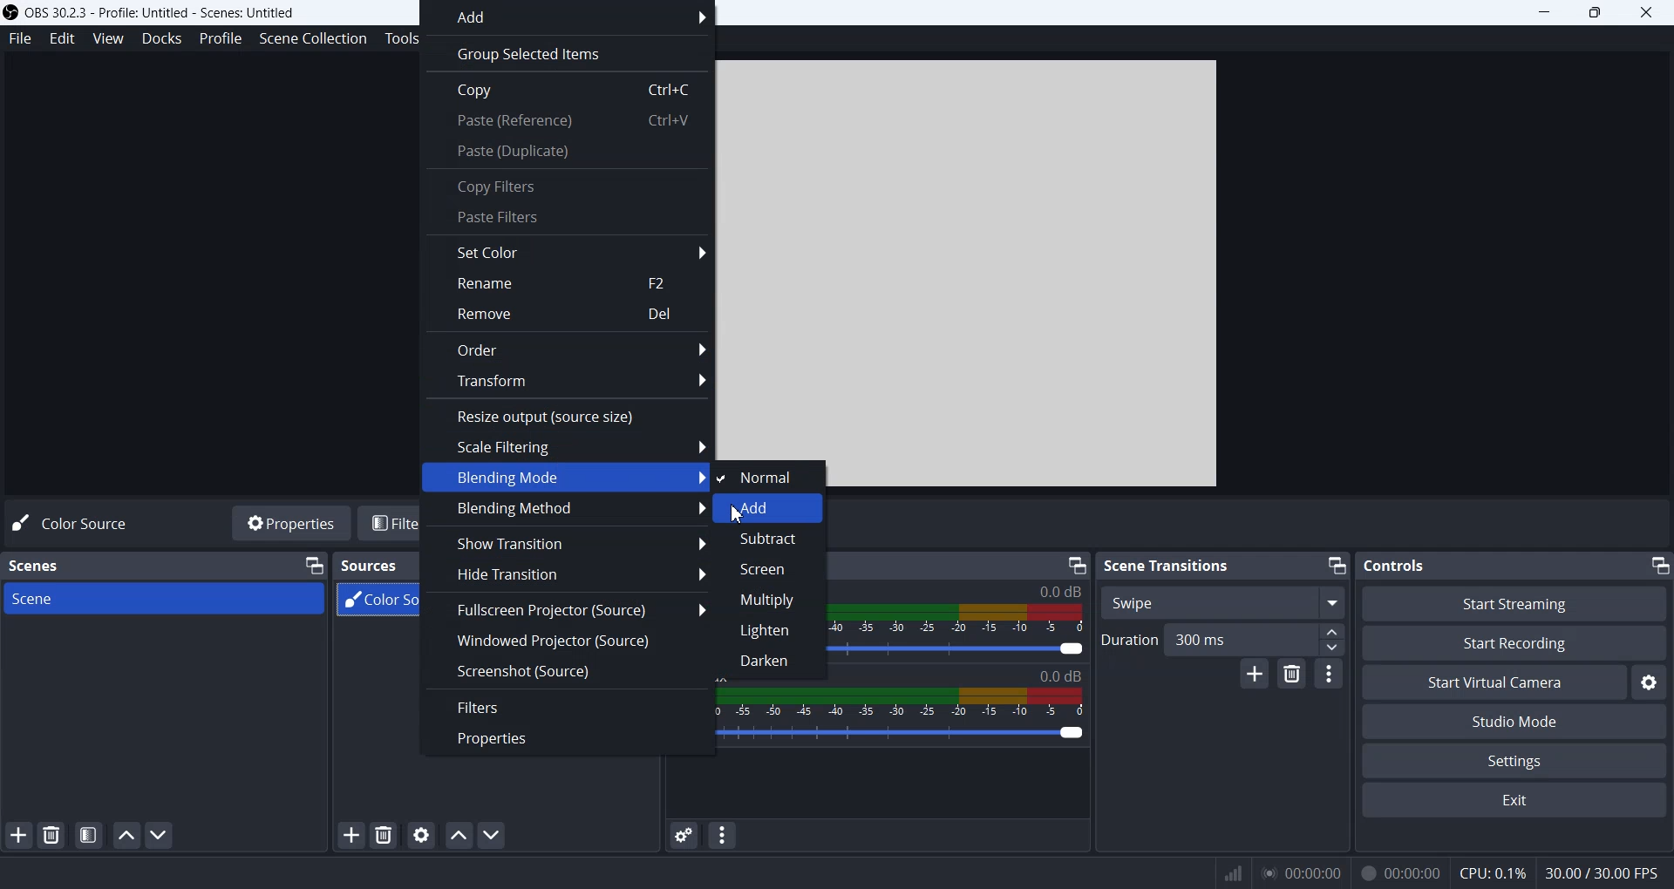  Describe the element at coordinates (1515, 760) in the screenshot. I see `Settings` at that location.